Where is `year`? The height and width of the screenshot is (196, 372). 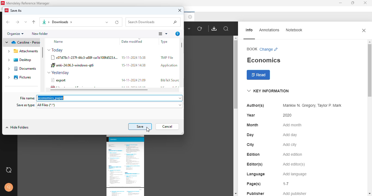
year is located at coordinates (251, 115).